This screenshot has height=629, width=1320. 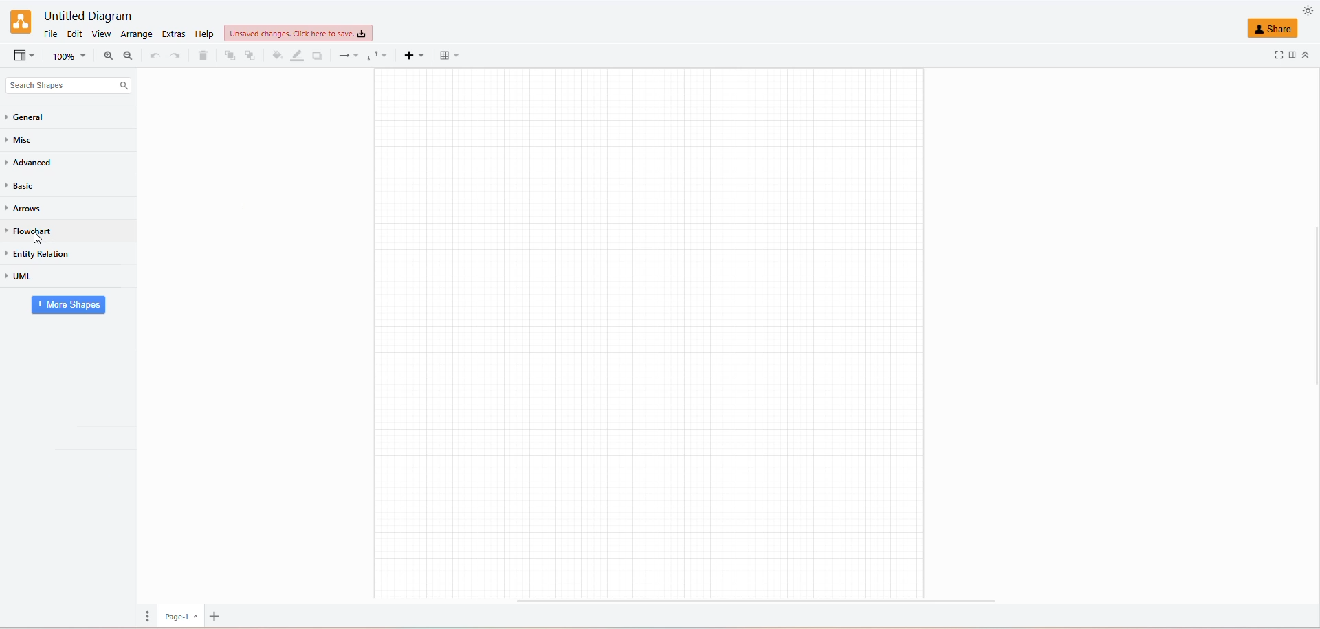 What do you see at coordinates (322, 56) in the screenshot?
I see `SHADOW` at bounding box center [322, 56].